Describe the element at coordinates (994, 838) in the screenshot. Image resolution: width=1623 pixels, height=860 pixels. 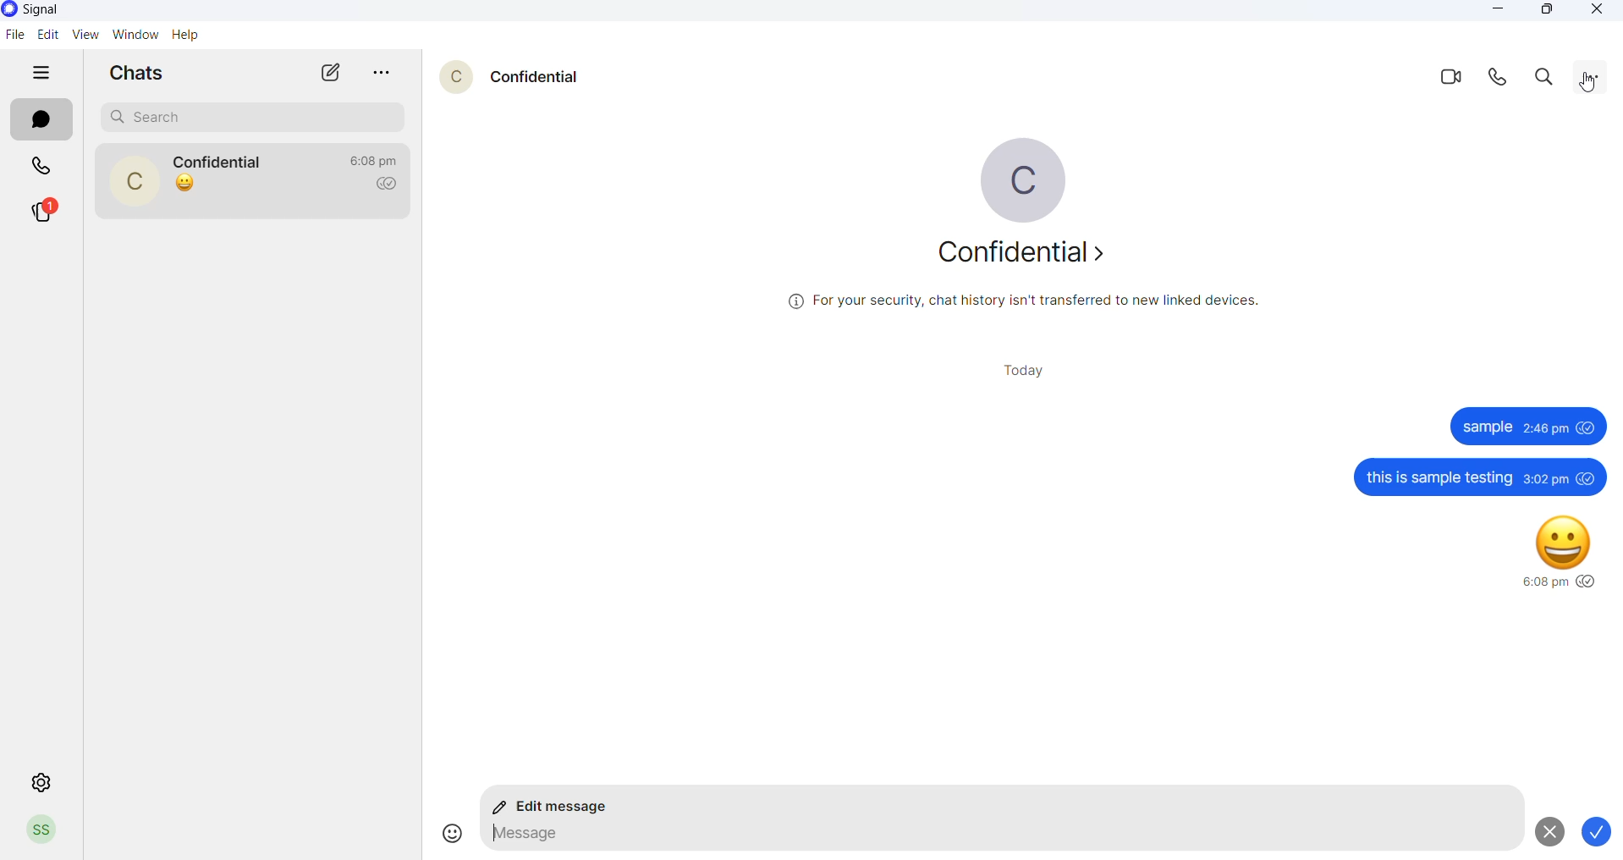
I see `message text area` at that location.